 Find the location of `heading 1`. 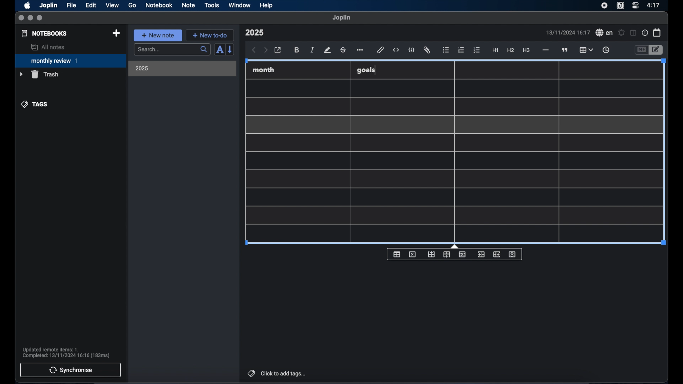

heading 1 is located at coordinates (496, 50).